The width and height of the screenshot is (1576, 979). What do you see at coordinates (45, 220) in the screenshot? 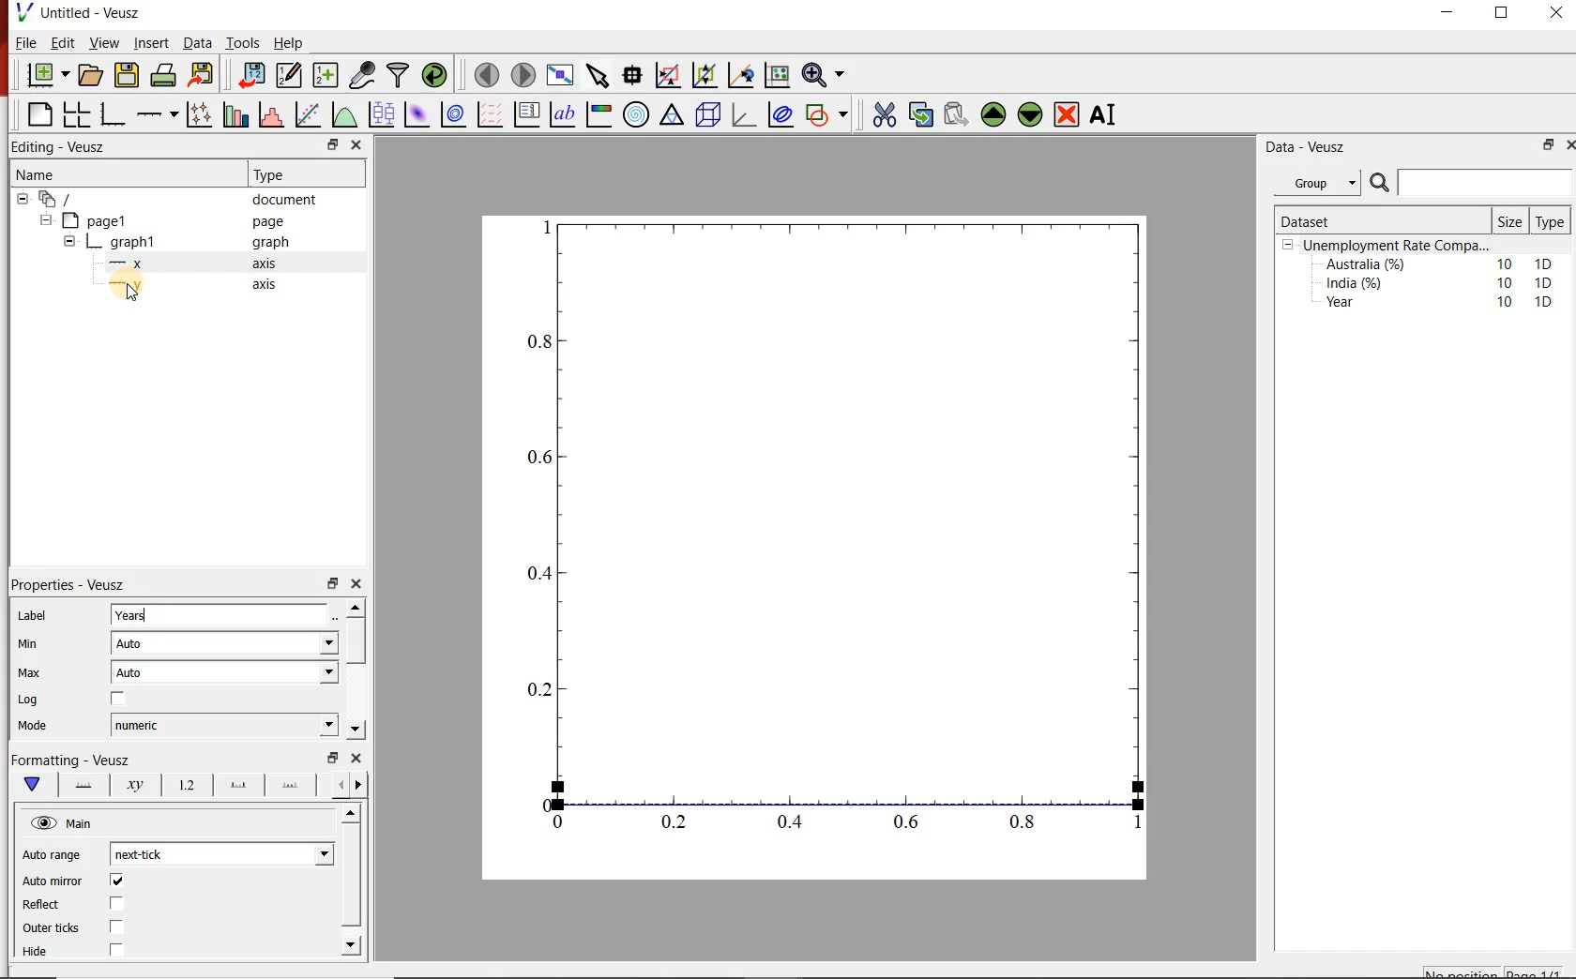
I see `collapse` at bounding box center [45, 220].